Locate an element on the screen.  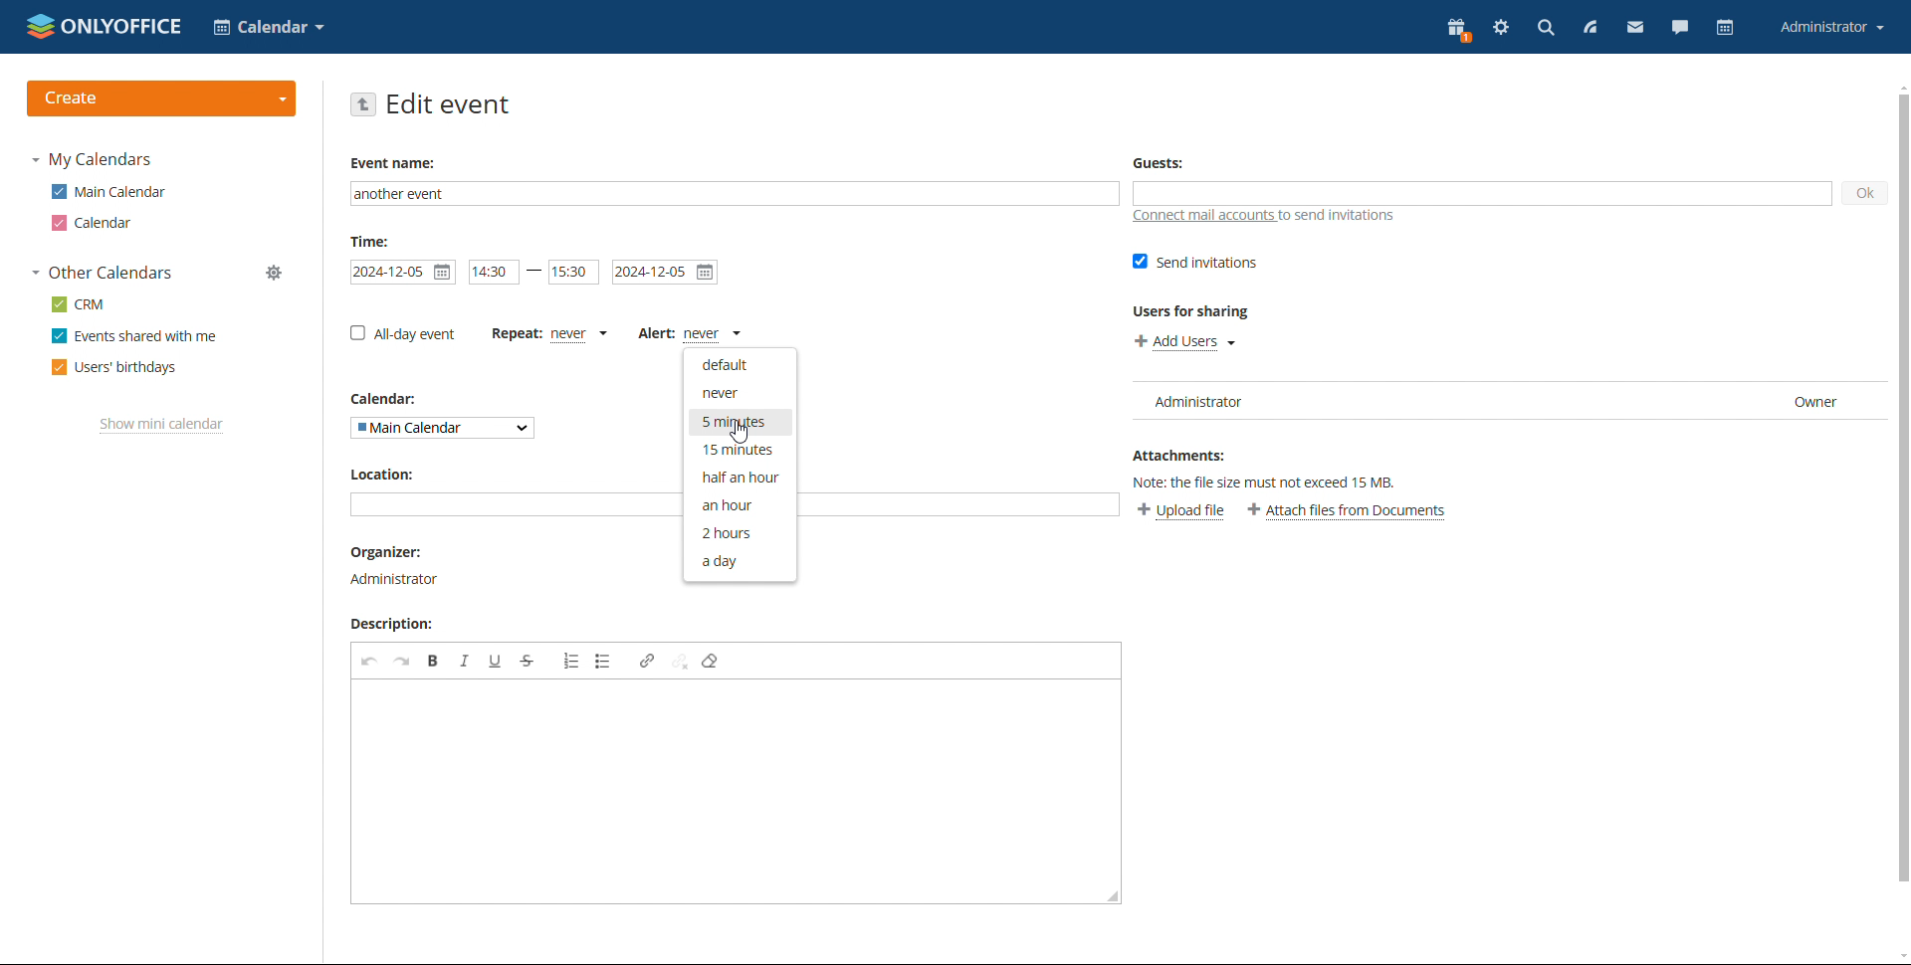
insert/remove bulleted list is located at coordinates (603, 662).